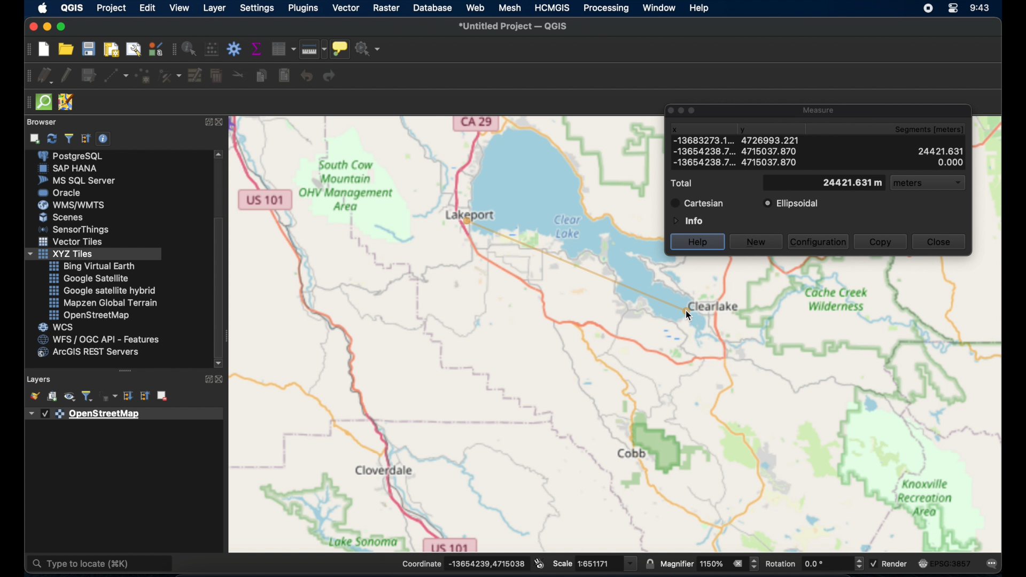 Image resolution: width=1026 pixels, height=577 pixels. I want to click on screen recorder icon, so click(928, 9).